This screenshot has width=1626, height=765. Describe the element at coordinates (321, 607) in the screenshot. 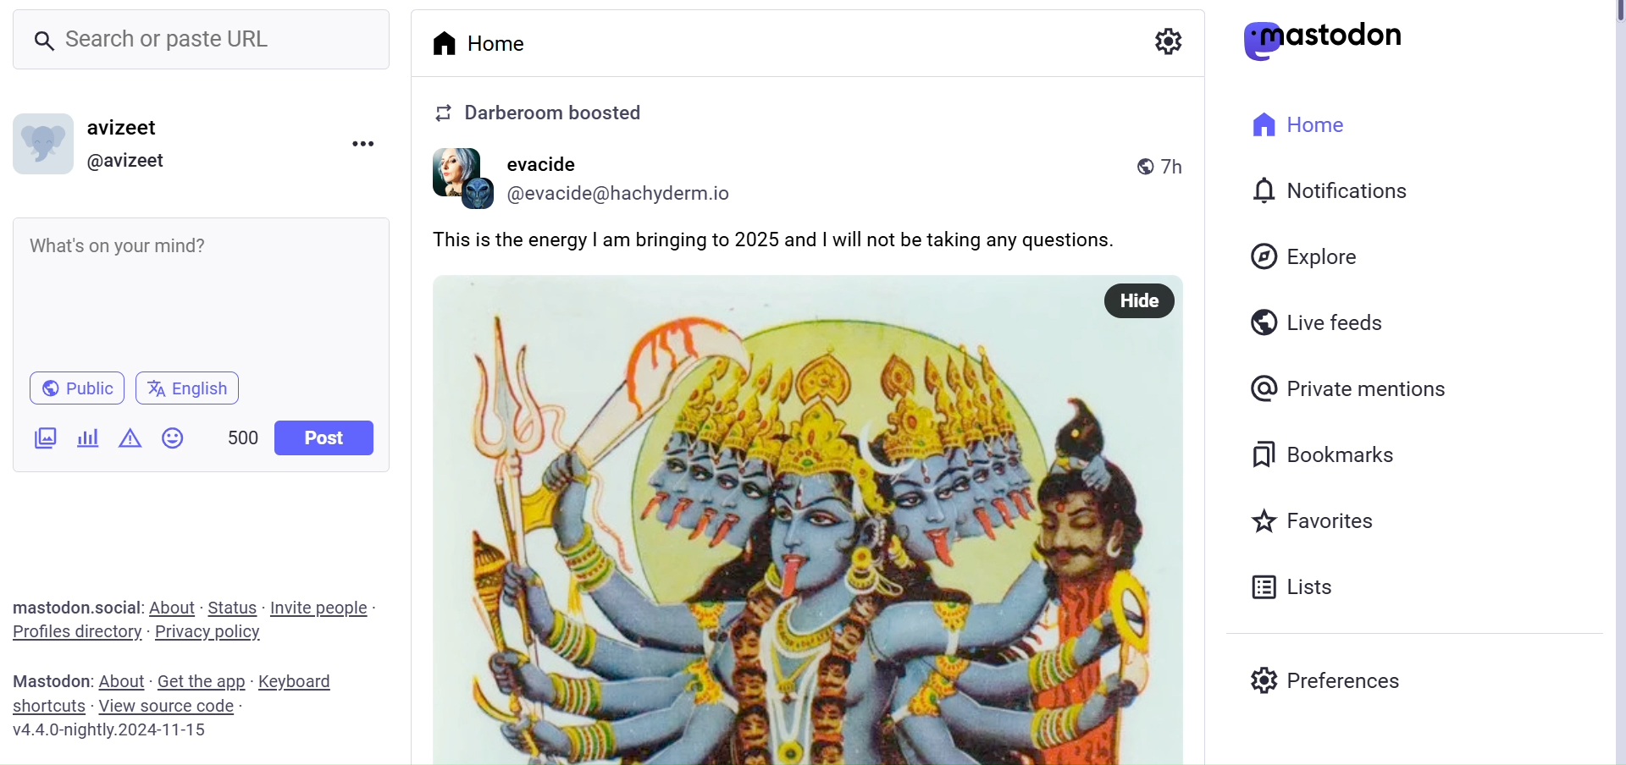

I see `Invite People` at that location.